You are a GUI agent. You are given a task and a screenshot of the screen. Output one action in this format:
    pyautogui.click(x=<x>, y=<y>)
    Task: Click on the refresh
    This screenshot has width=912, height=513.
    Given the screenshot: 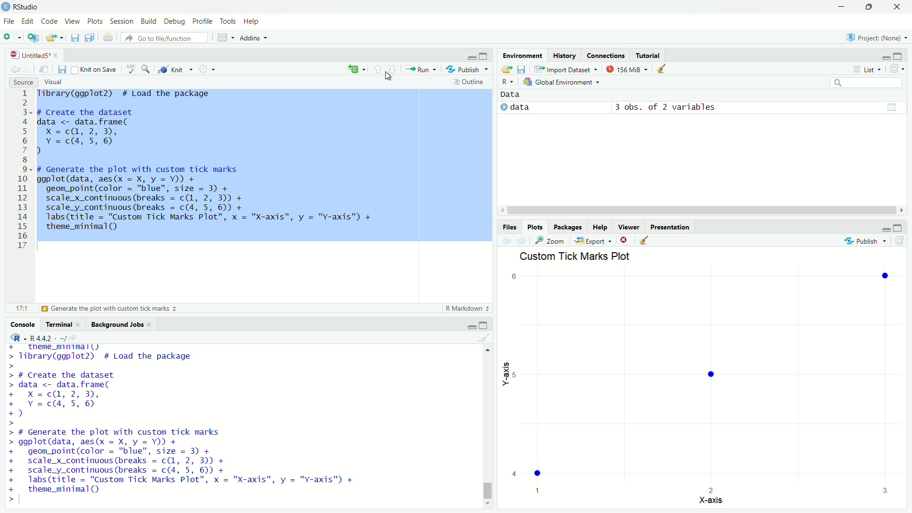 What is the action you would take?
    pyautogui.click(x=901, y=242)
    